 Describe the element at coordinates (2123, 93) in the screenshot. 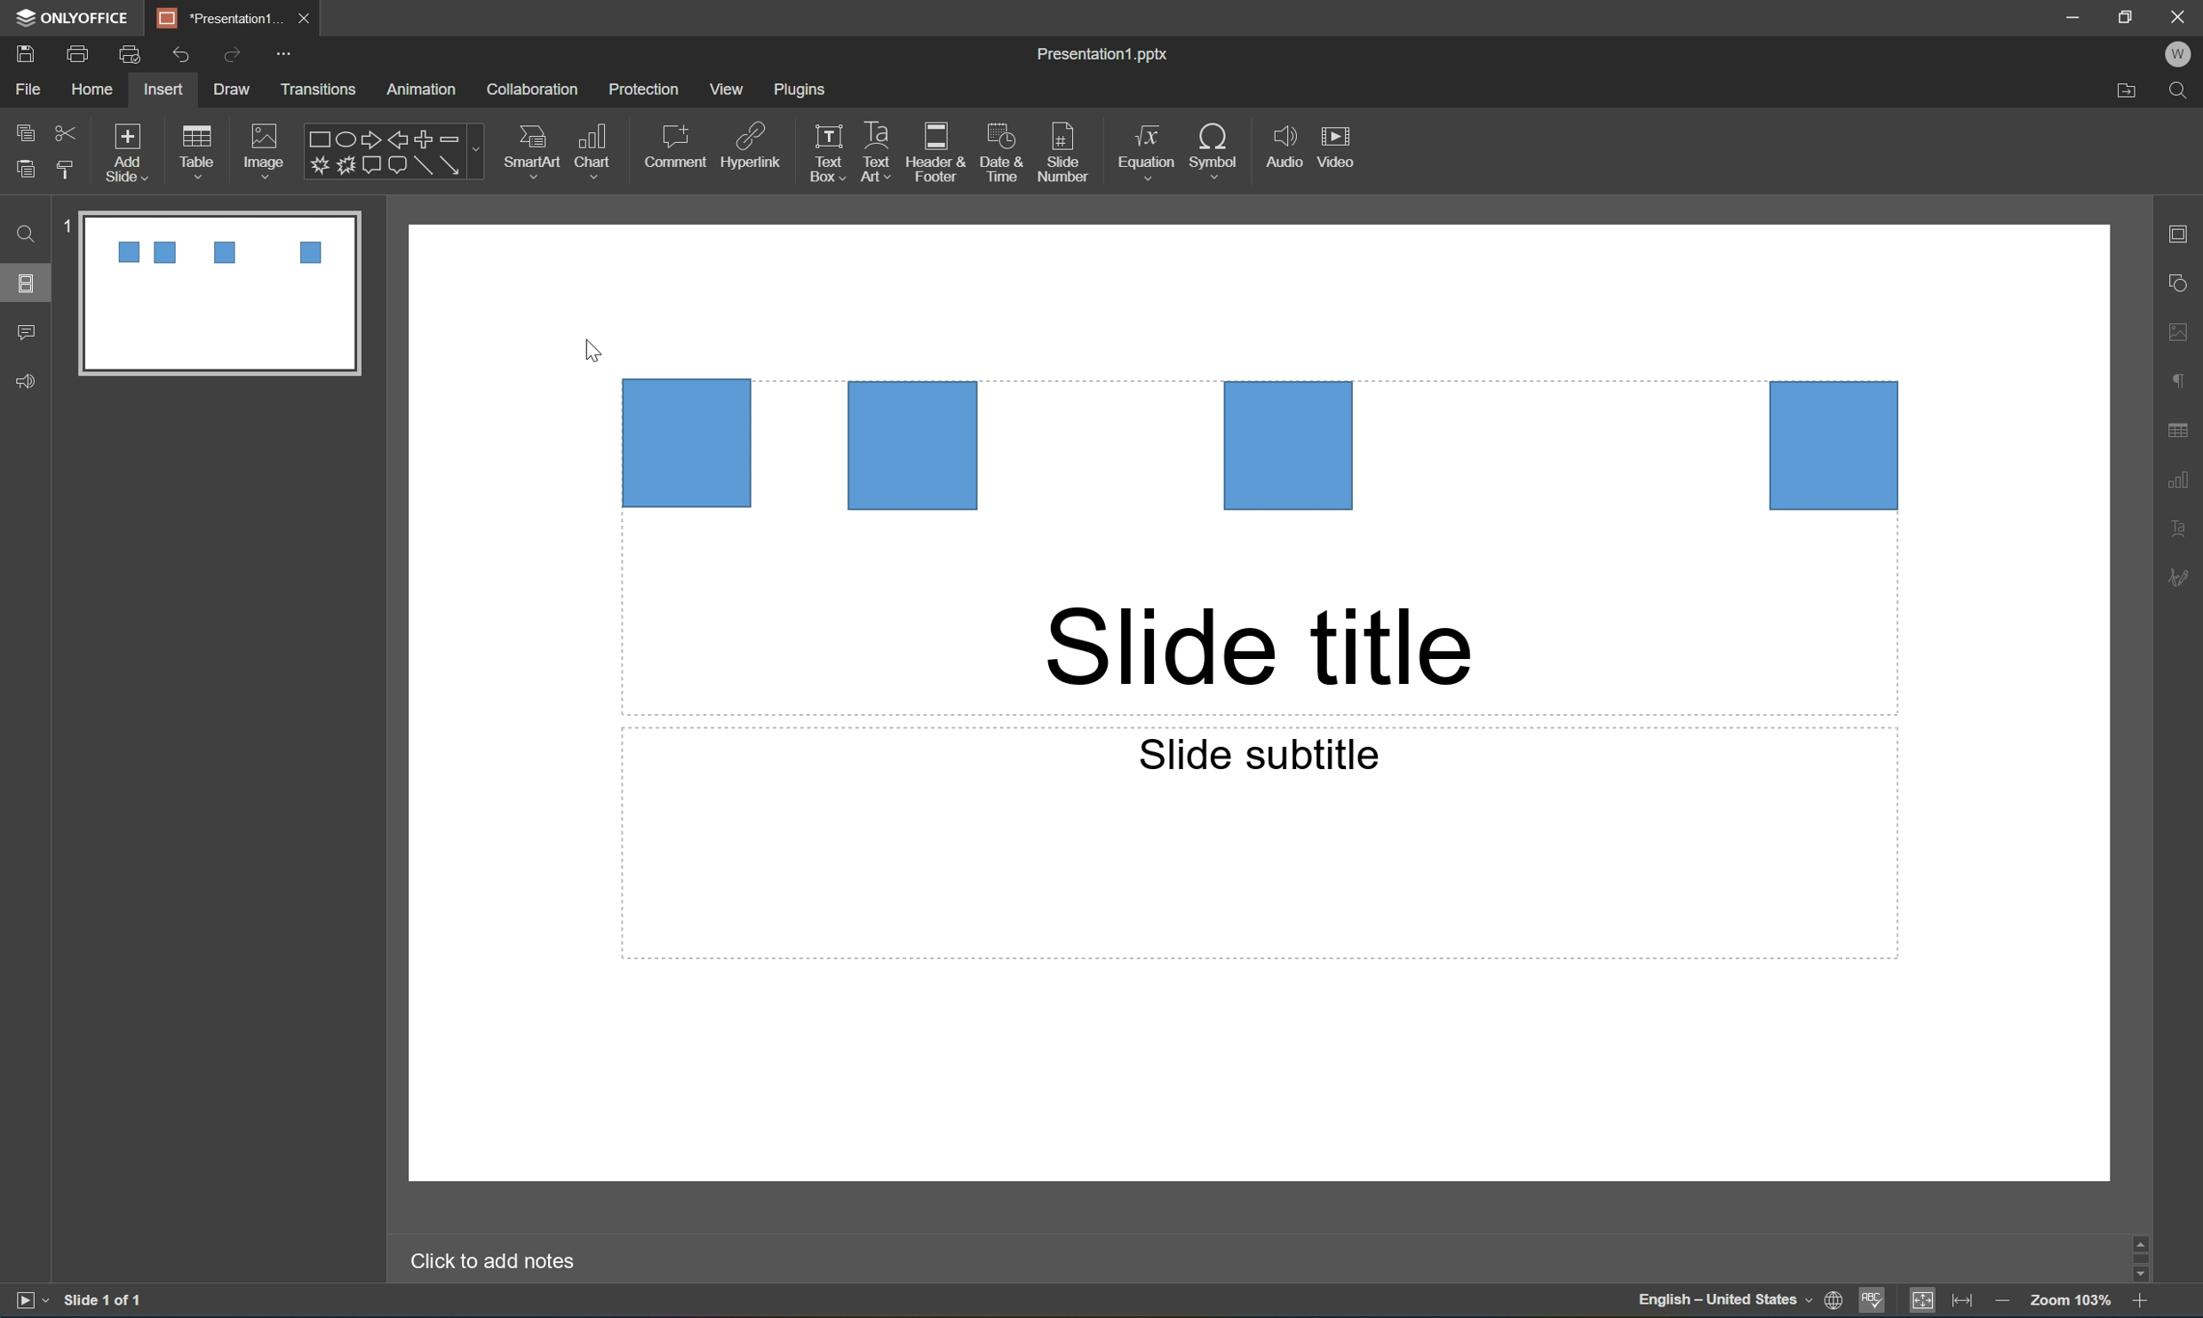

I see `Open file location` at that location.